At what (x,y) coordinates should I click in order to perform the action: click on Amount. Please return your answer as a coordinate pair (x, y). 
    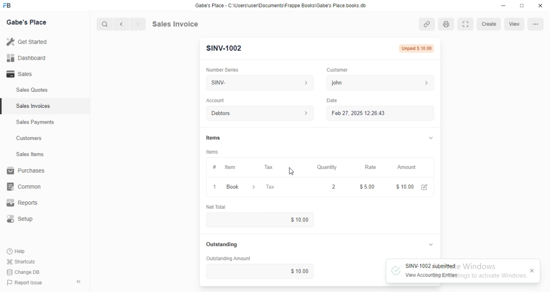
    Looking at the image, I should click on (405, 167).